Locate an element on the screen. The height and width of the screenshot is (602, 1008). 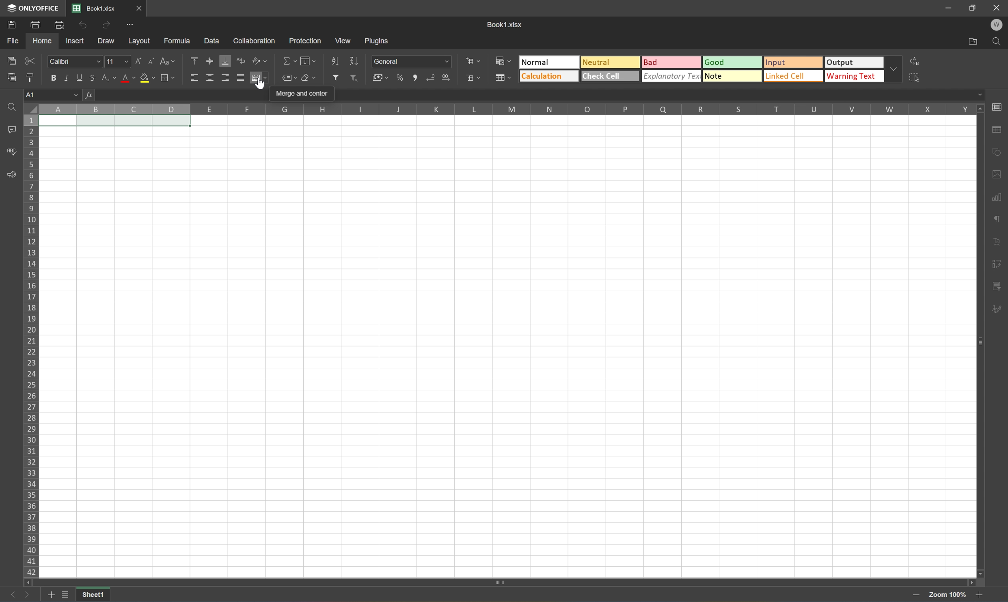
Open file location is located at coordinates (973, 41).